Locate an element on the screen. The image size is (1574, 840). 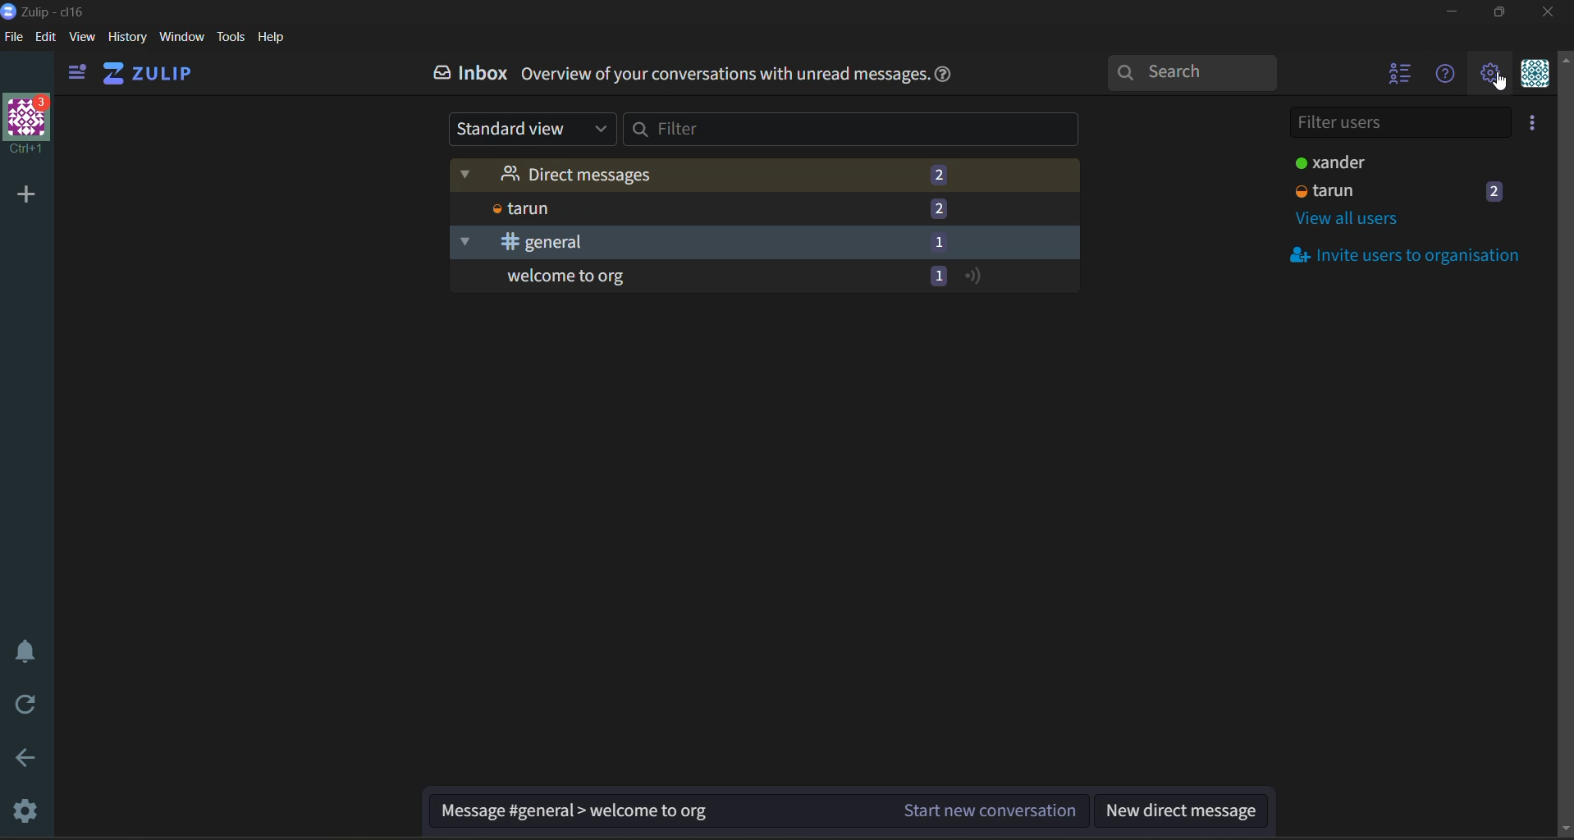
new direct message is located at coordinates (1182, 809).